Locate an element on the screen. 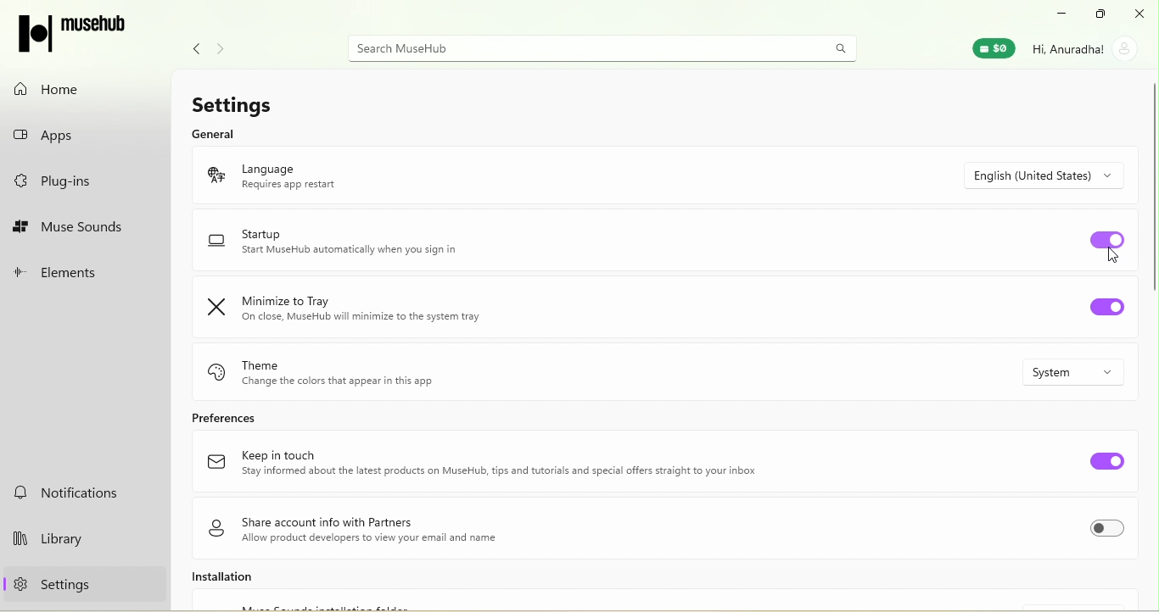  Toggle is located at coordinates (1106, 460).